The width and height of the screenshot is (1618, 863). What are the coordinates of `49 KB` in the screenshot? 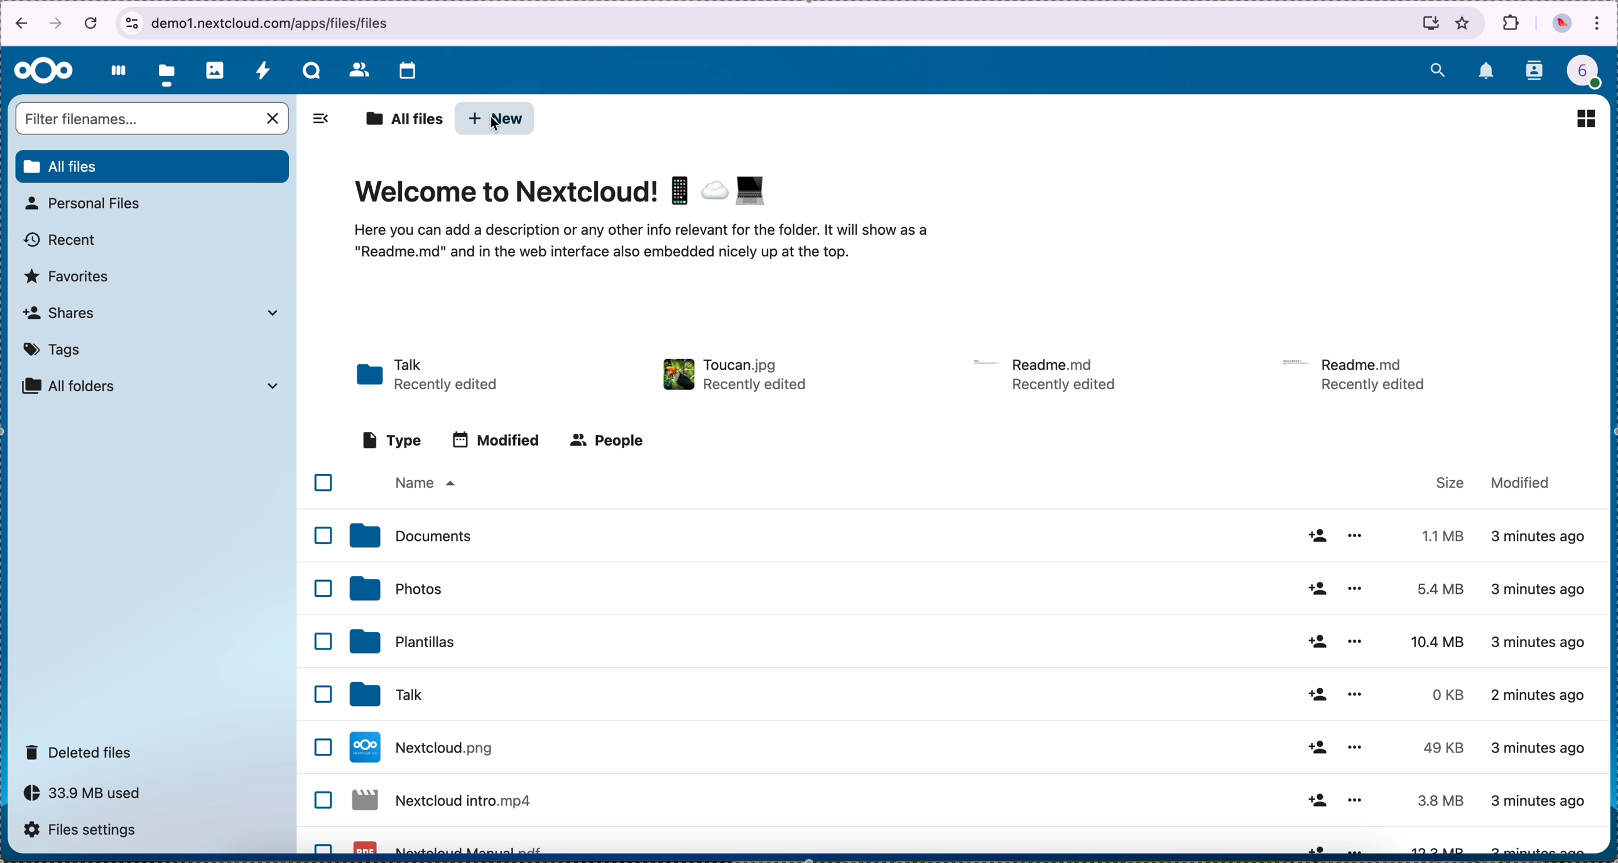 It's located at (1443, 748).